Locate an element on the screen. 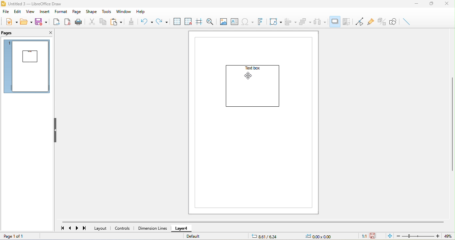  show draw function is located at coordinates (395, 22).